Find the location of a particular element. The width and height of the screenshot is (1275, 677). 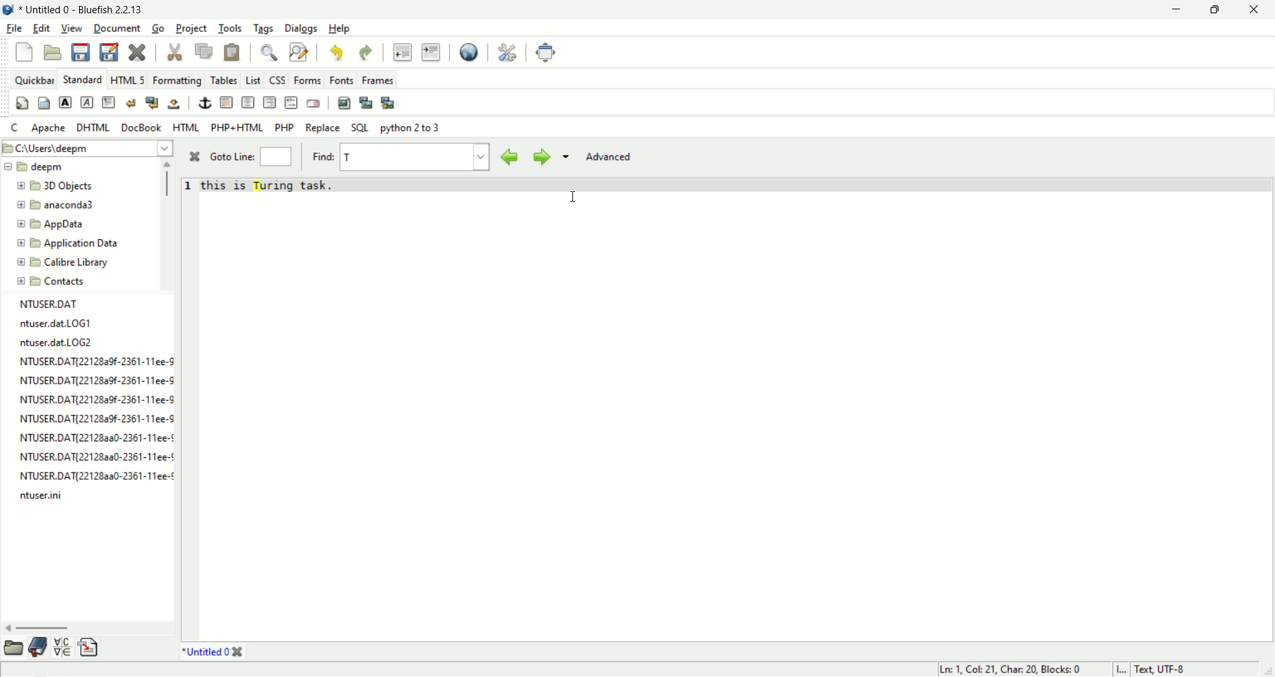

find: is located at coordinates (323, 155).